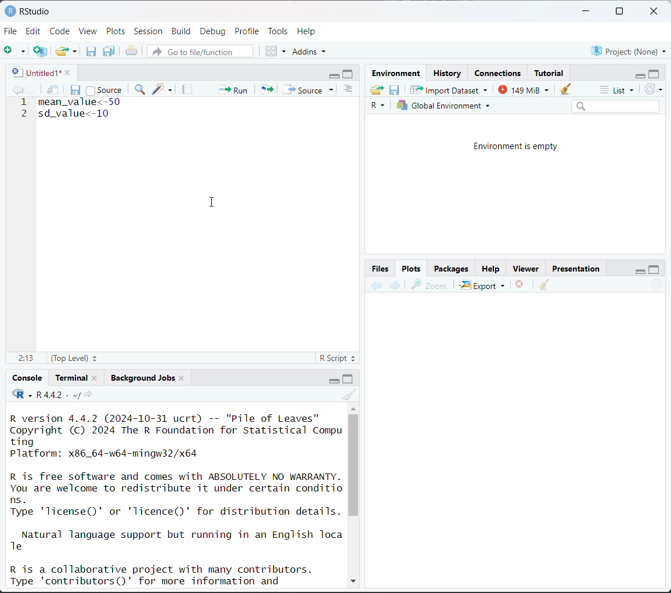  Describe the element at coordinates (619, 91) in the screenshot. I see `list` at that location.